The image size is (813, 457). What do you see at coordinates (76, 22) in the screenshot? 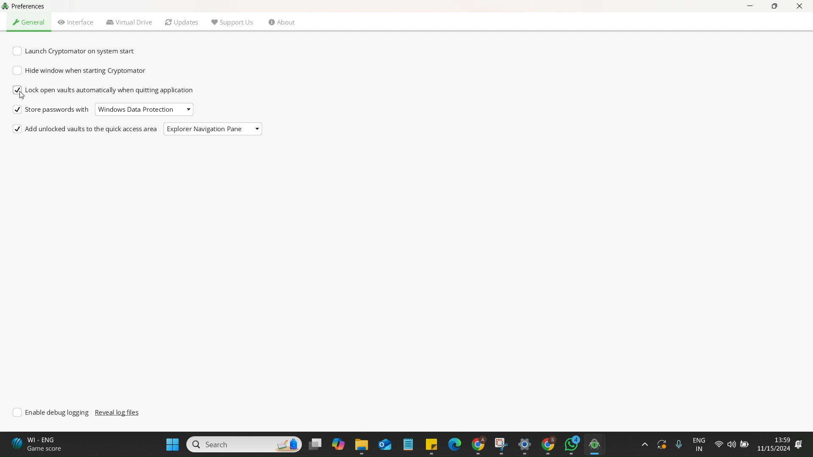
I see `Interface` at bounding box center [76, 22].